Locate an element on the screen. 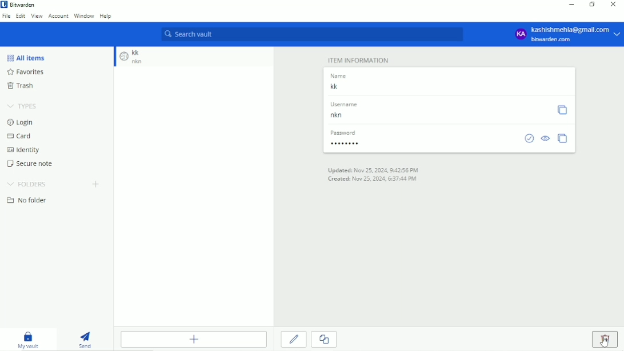 The image size is (624, 351). Card is located at coordinates (20, 136).